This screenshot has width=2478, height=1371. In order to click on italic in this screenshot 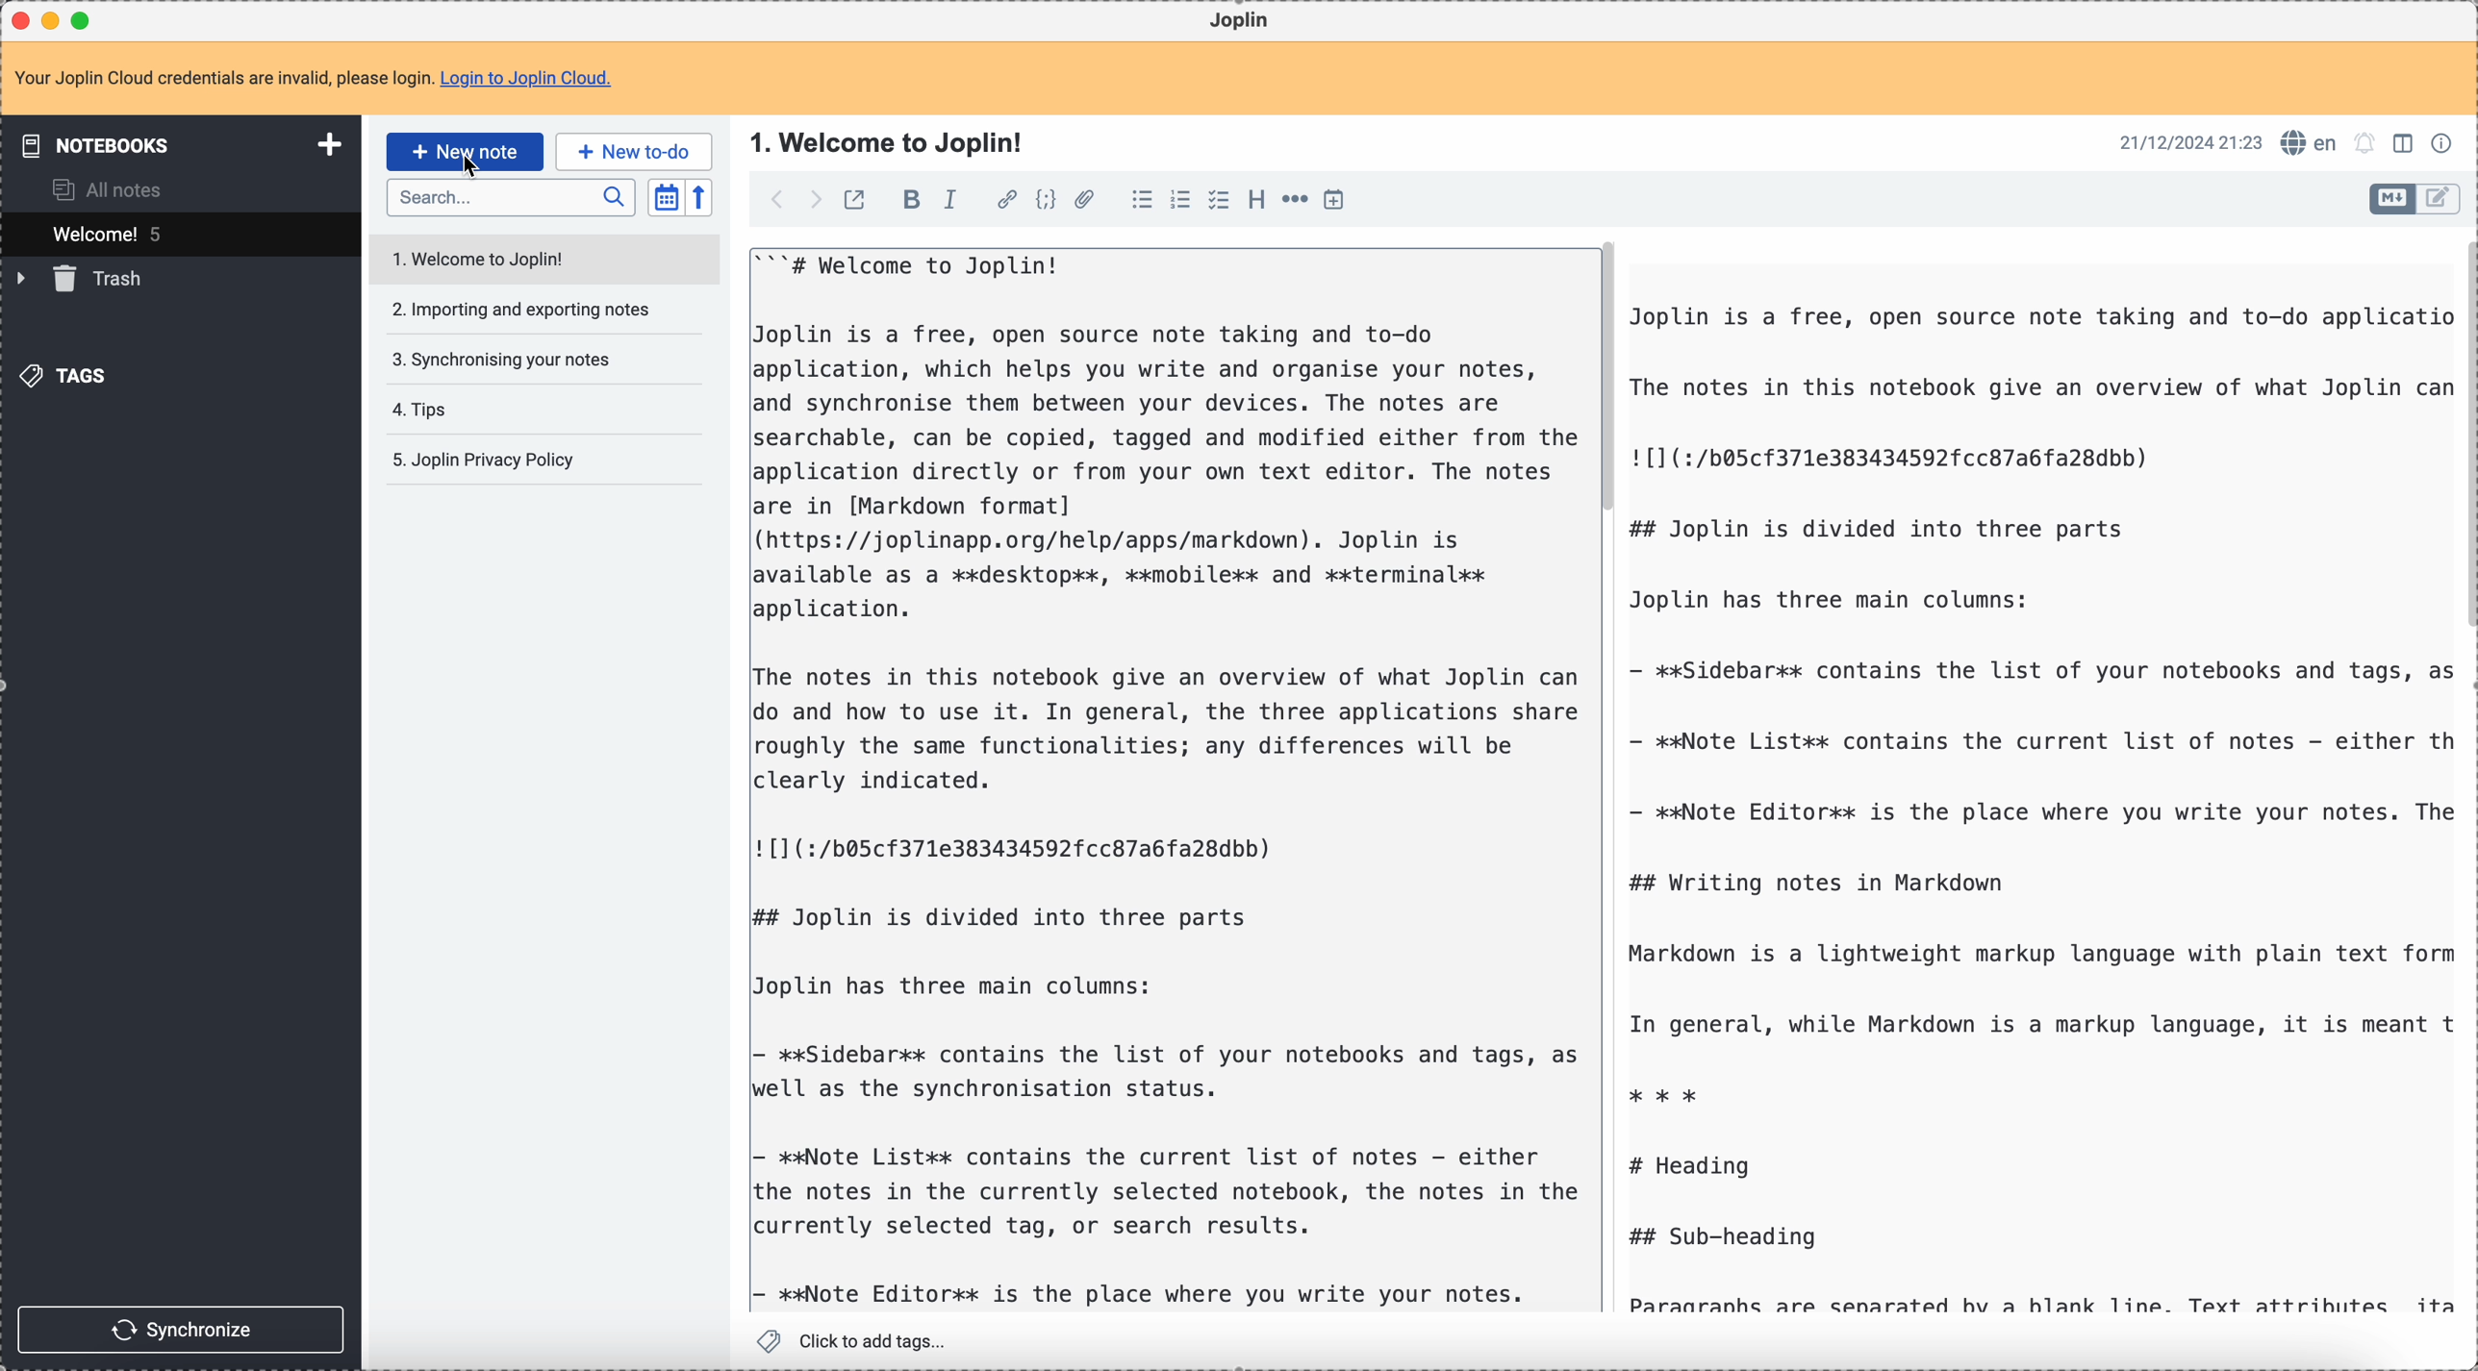, I will do `click(952, 201)`.